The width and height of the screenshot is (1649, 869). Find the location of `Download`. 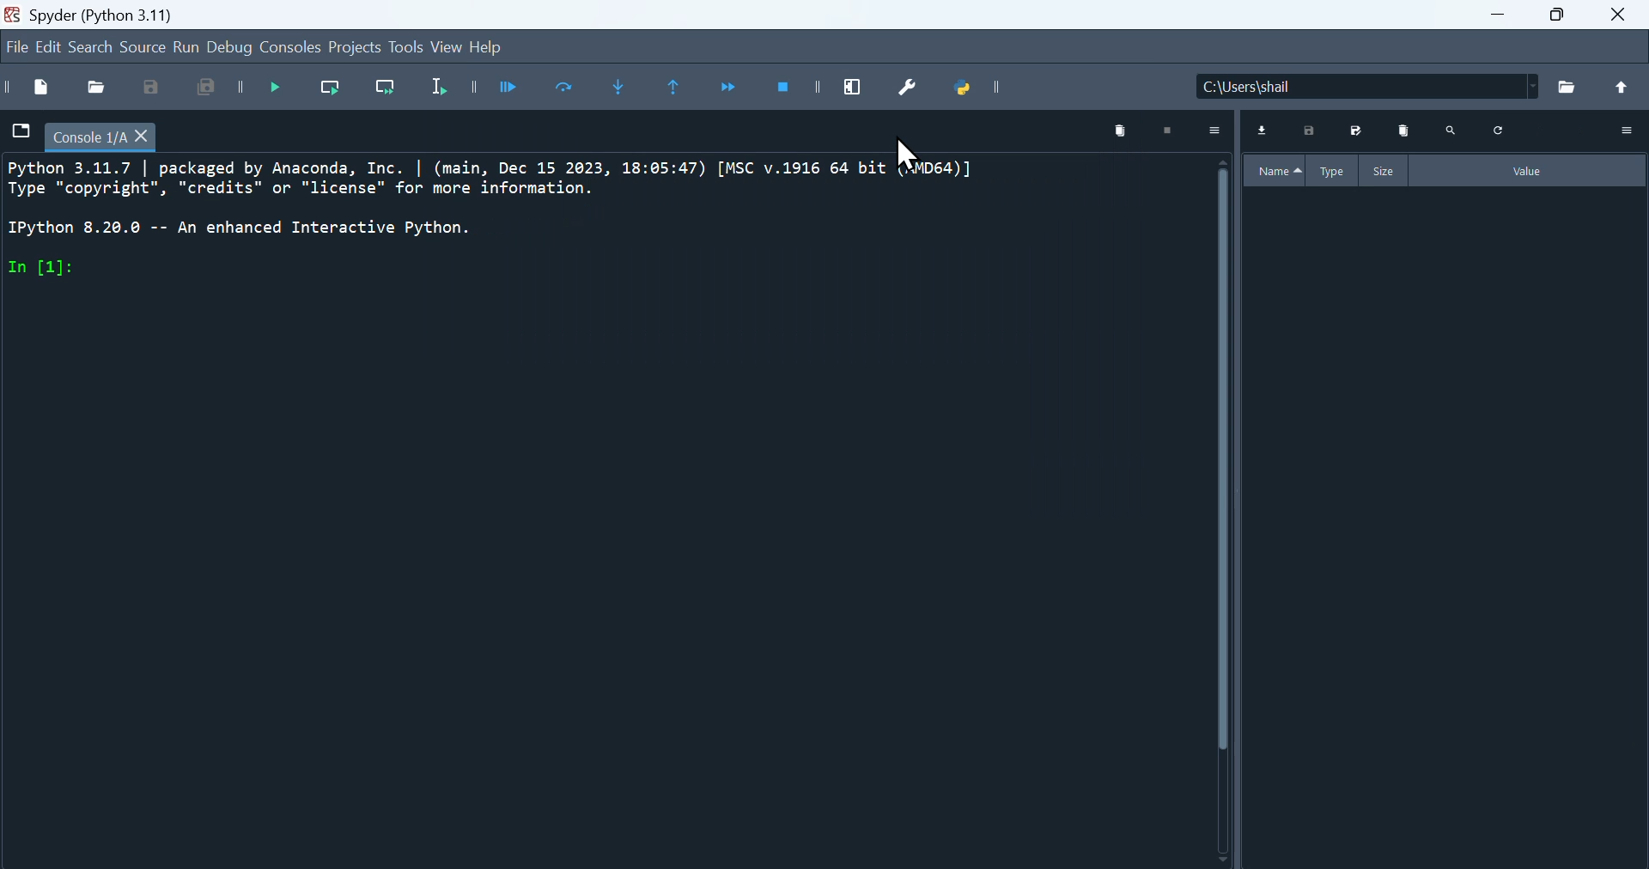

Download is located at coordinates (1269, 130).